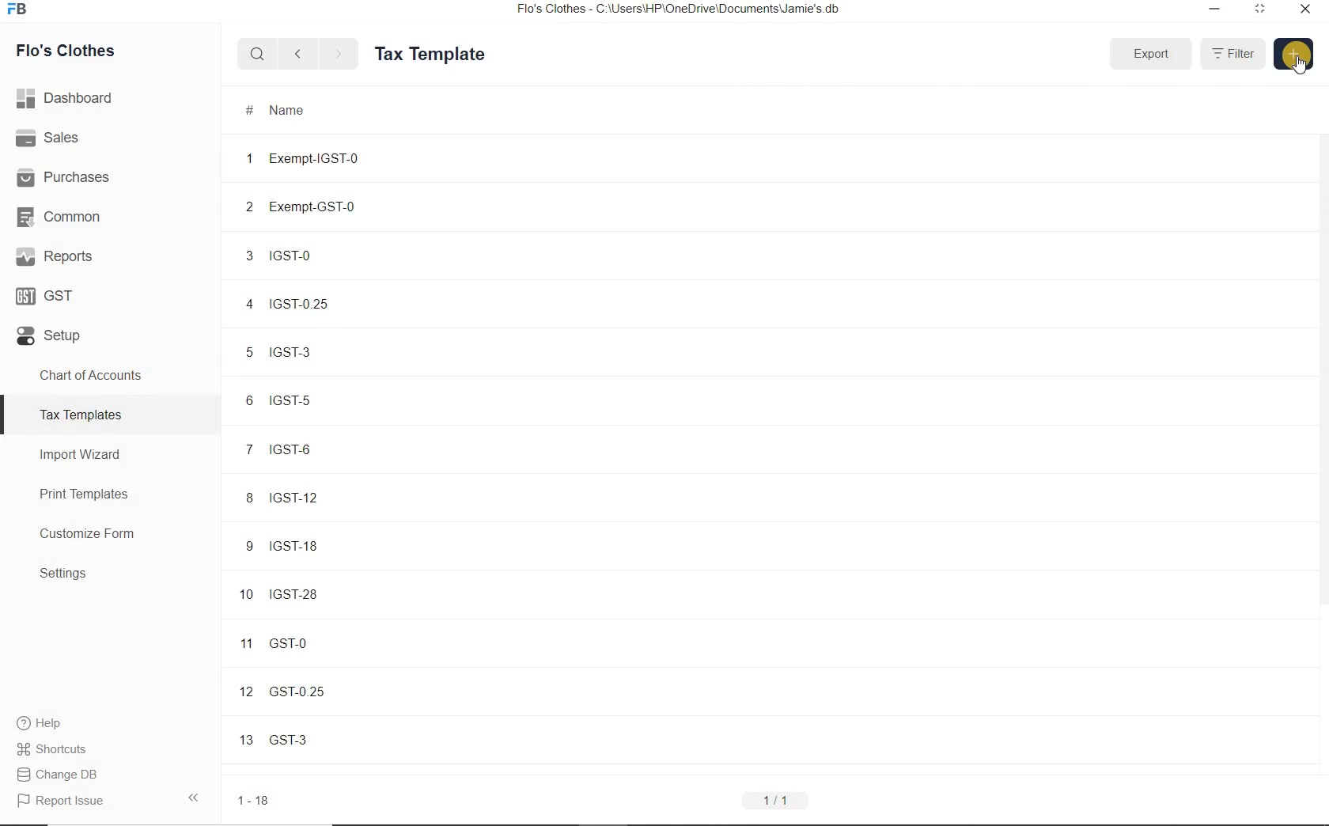 This screenshot has height=826, width=1329. What do you see at coordinates (339, 54) in the screenshot?
I see `Forward` at bounding box center [339, 54].